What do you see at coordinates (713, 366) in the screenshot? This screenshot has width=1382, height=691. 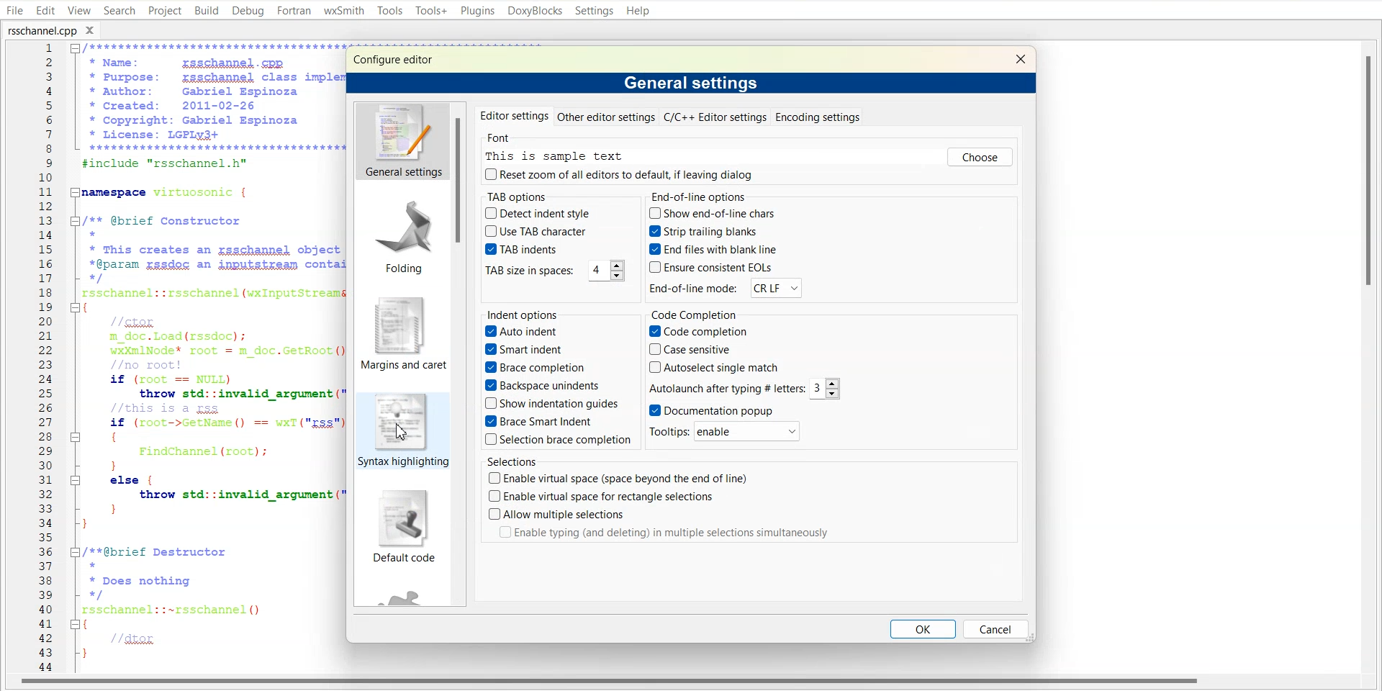 I see `Auto select single match` at bounding box center [713, 366].